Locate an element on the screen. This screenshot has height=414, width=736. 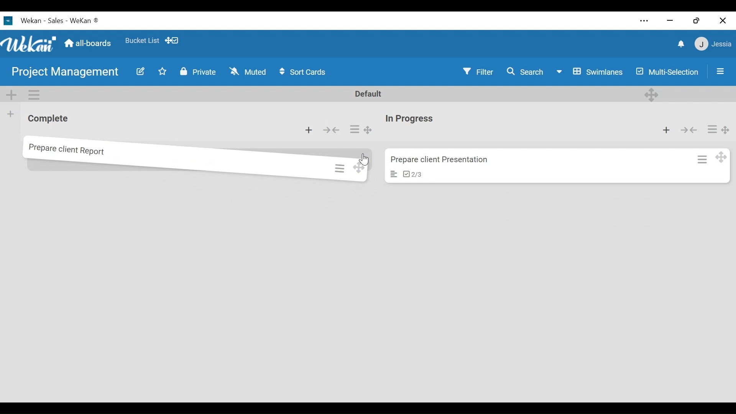
Private is located at coordinates (199, 72).